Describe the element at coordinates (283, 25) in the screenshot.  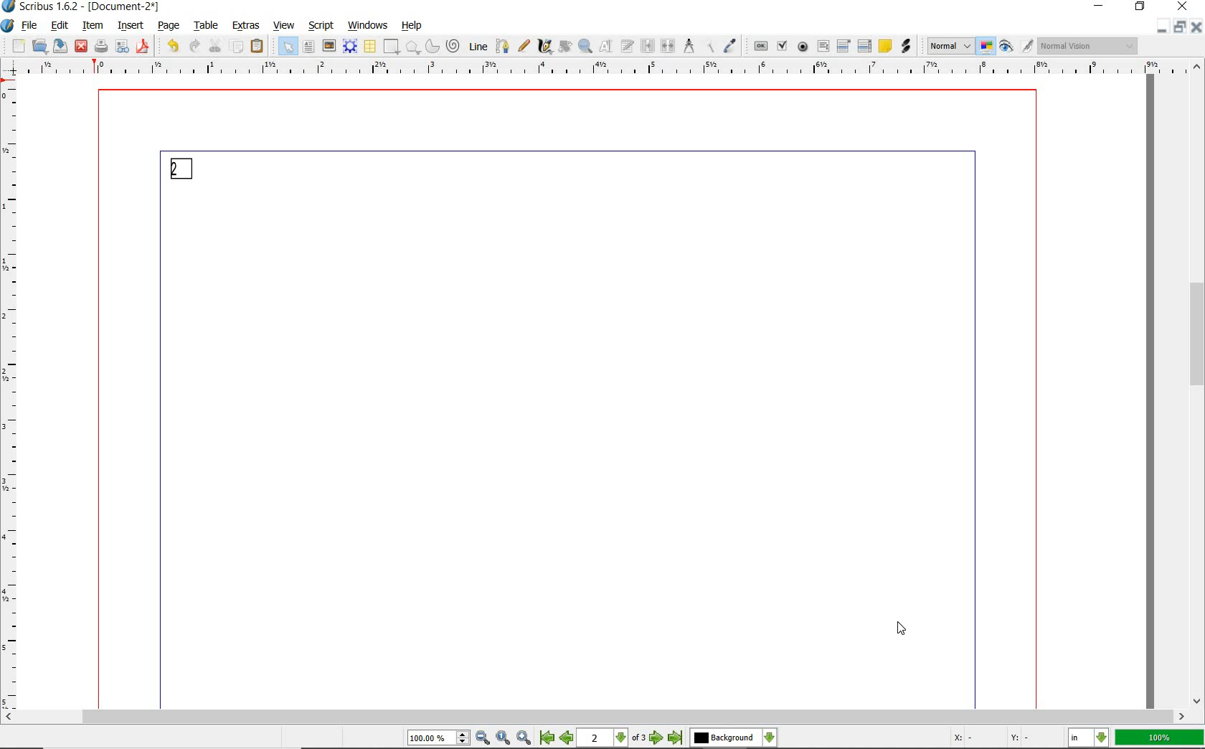
I see `view` at that location.